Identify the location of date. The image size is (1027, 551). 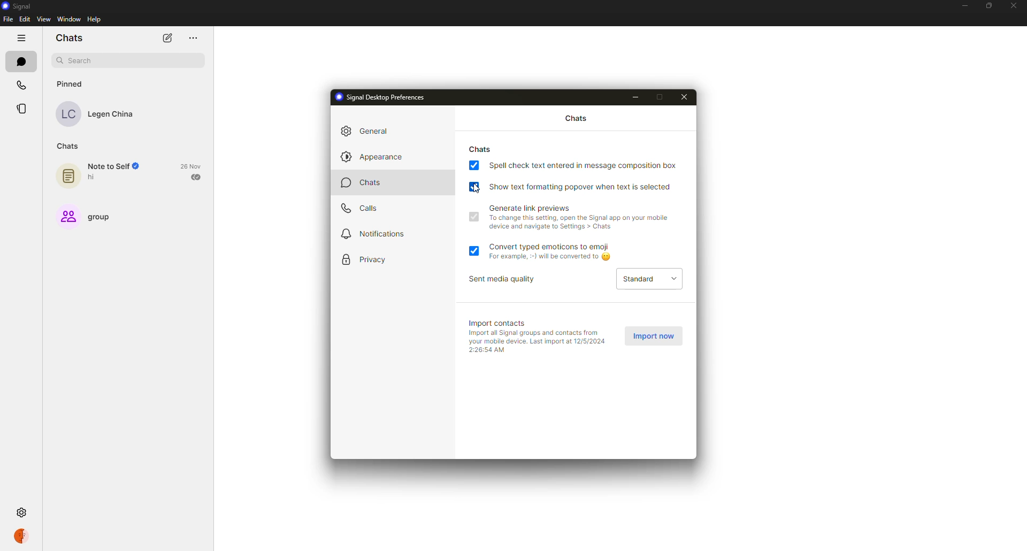
(191, 166).